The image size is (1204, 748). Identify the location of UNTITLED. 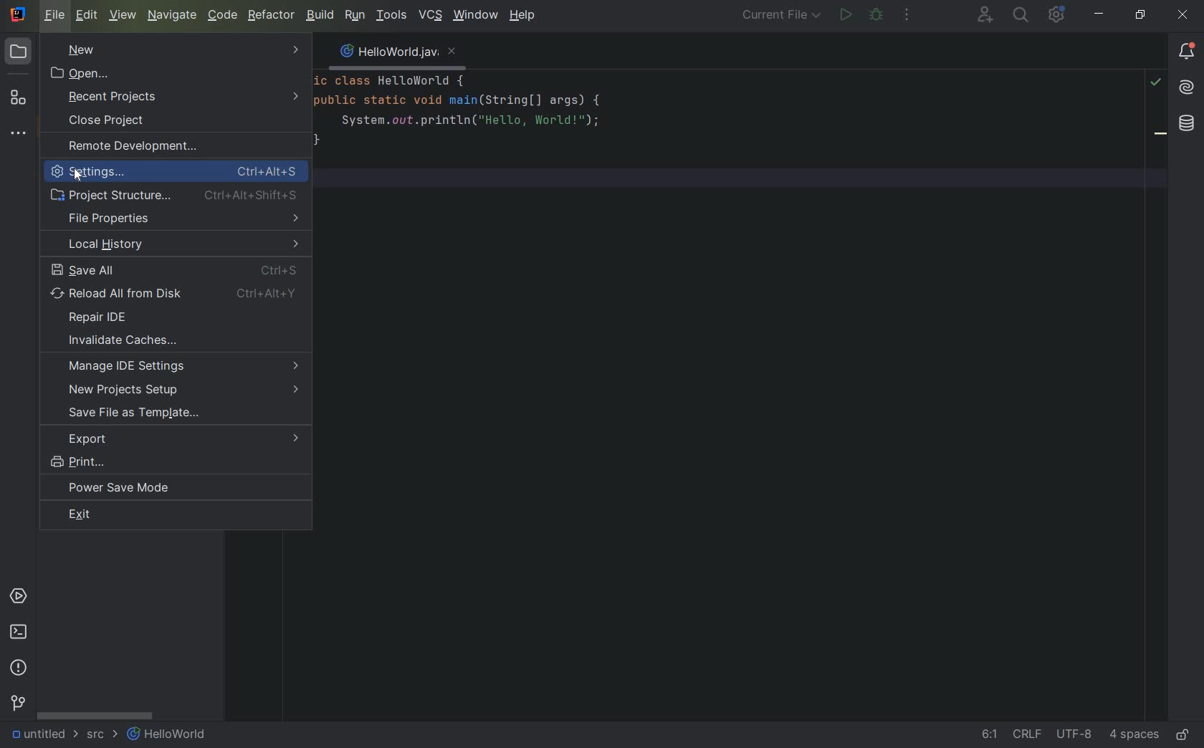
(44, 735).